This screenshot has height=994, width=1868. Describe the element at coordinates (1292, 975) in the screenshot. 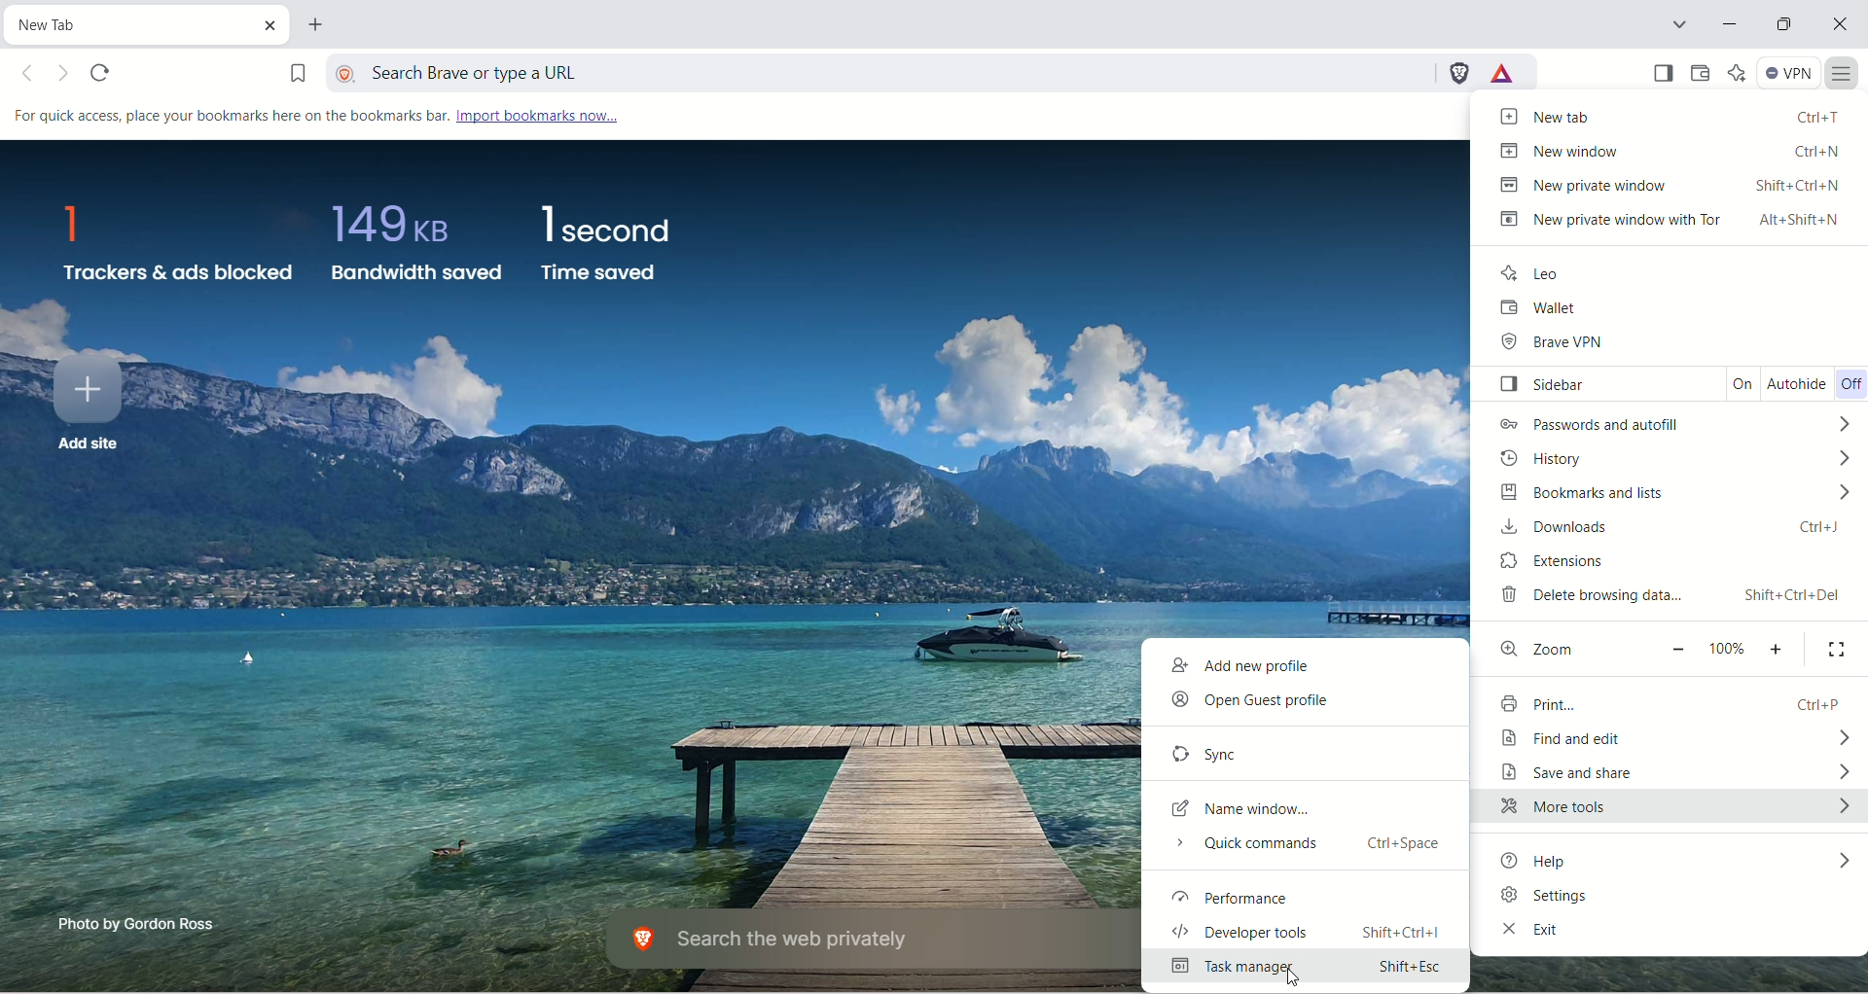

I see `cursor` at that location.